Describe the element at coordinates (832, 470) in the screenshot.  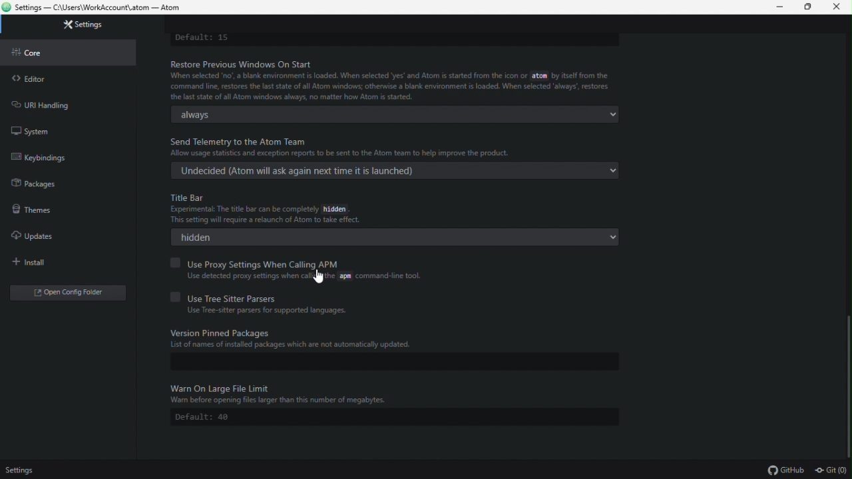
I see `git` at that location.